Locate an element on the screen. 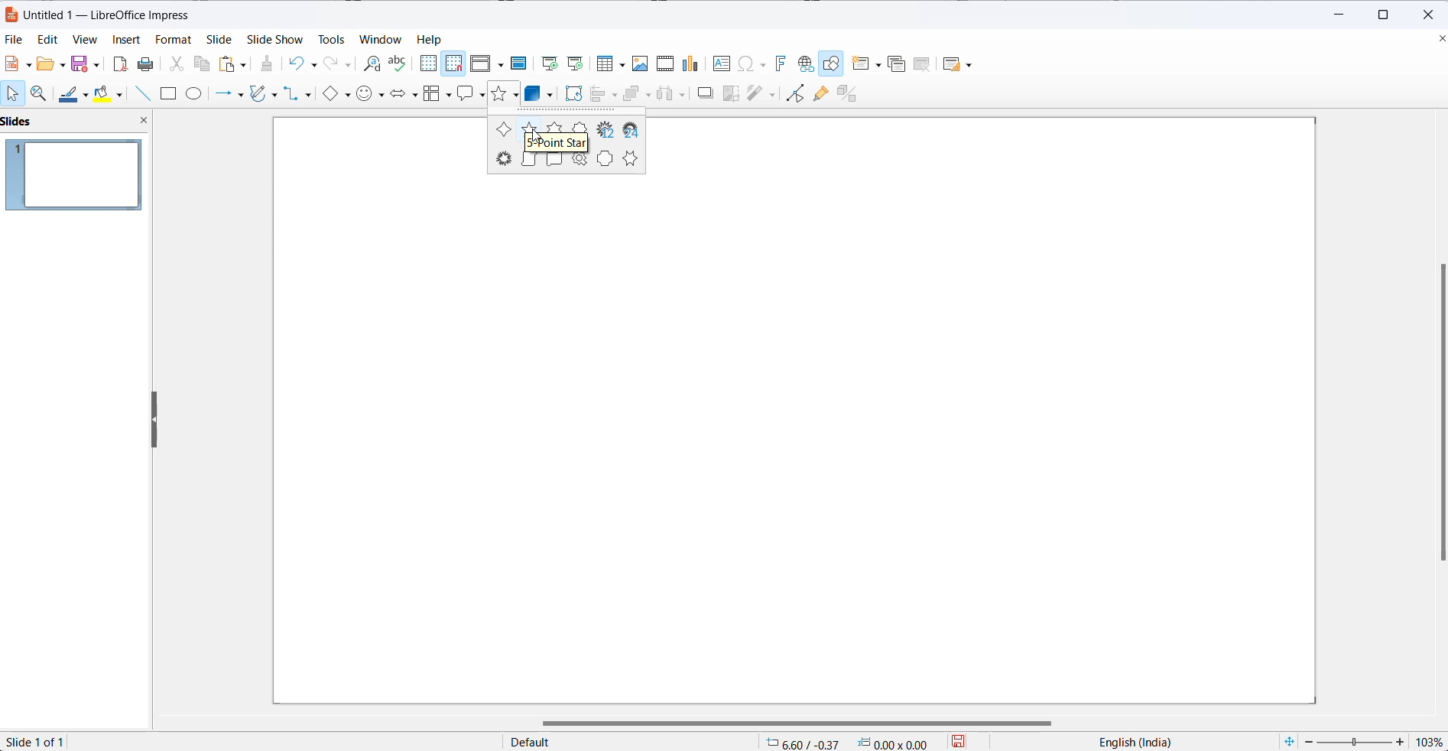 This screenshot has height=751, width=1448. paste options is located at coordinates (234, 63).